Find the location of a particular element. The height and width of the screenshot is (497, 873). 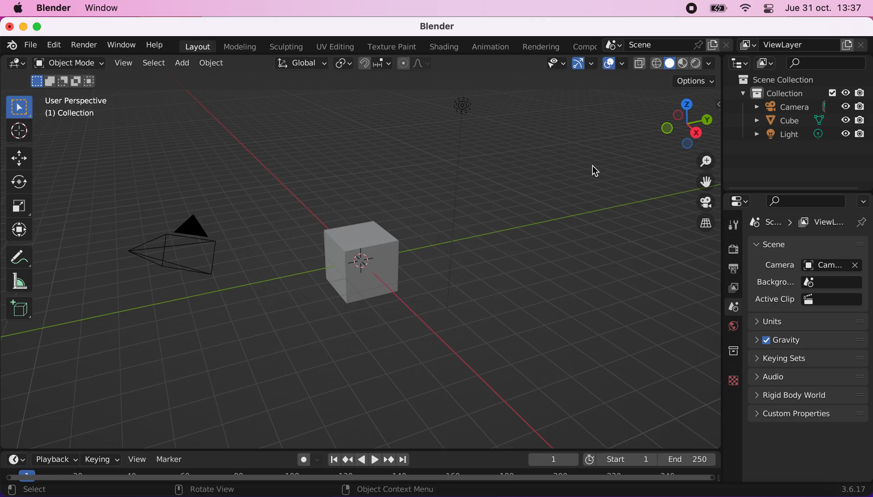

switch current view is located at coordinates (700, 221).